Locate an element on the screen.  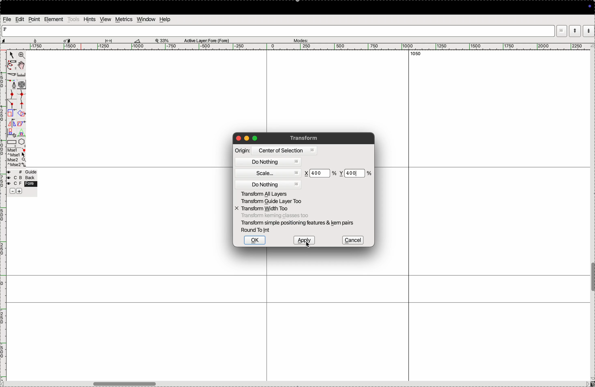
fore is located at coordinates (22, 184).